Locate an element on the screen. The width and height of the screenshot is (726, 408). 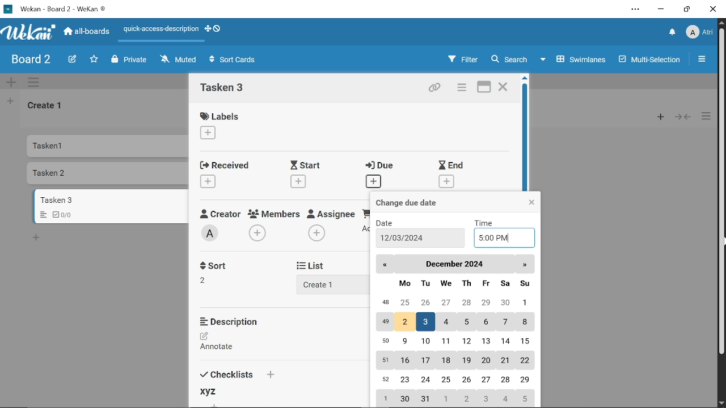
Current month is located at coordinates (454, 265).